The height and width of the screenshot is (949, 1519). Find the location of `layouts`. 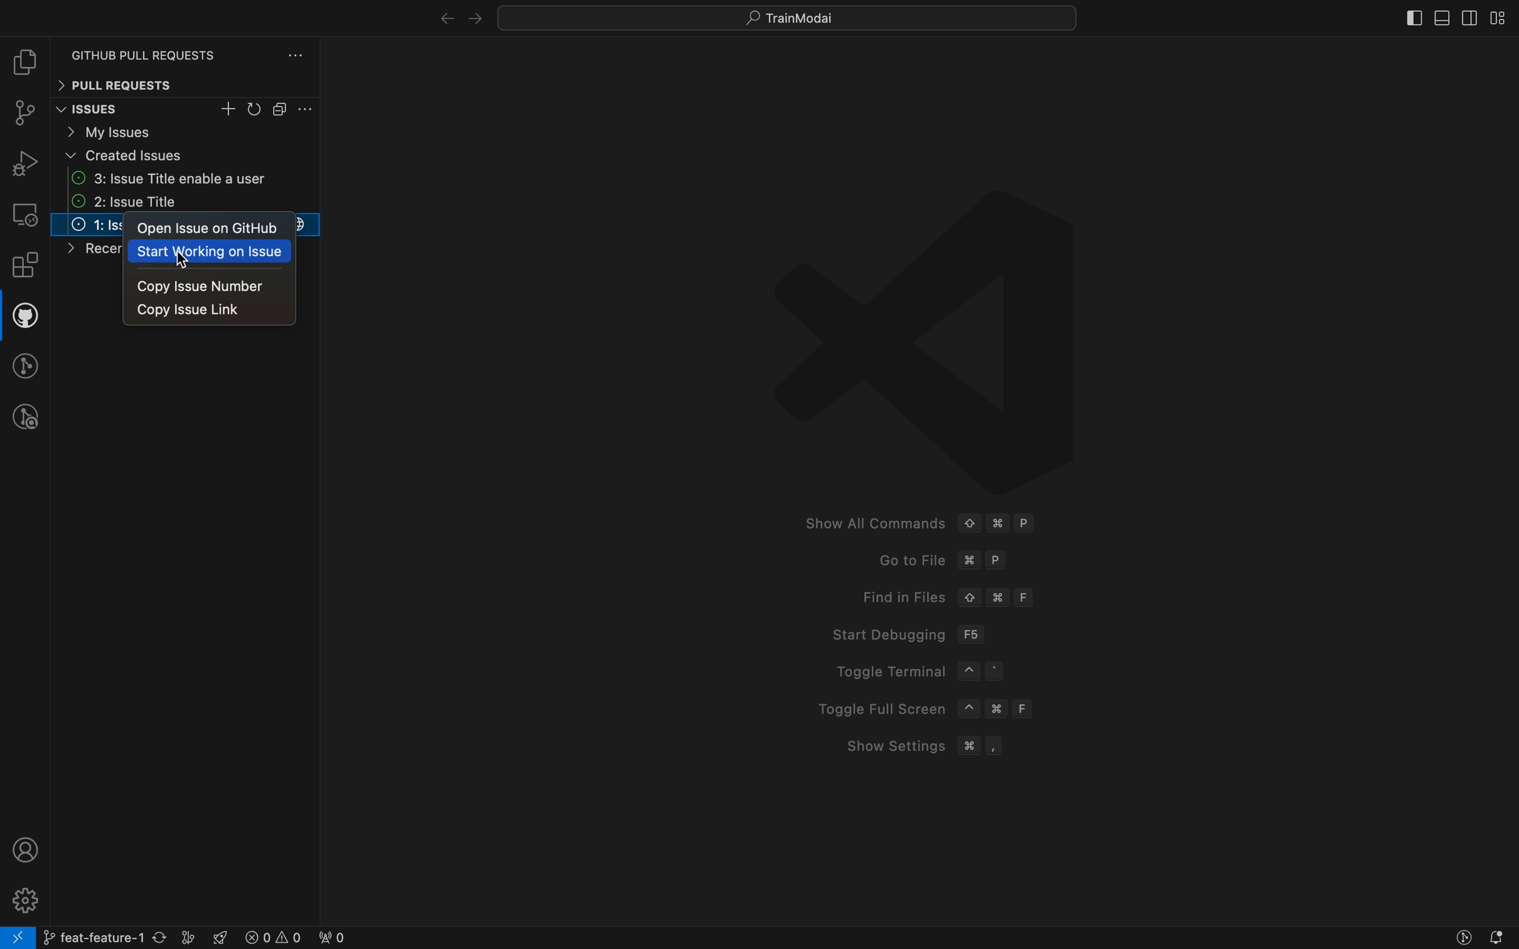

layouts is located at coordinates (1498, 18).